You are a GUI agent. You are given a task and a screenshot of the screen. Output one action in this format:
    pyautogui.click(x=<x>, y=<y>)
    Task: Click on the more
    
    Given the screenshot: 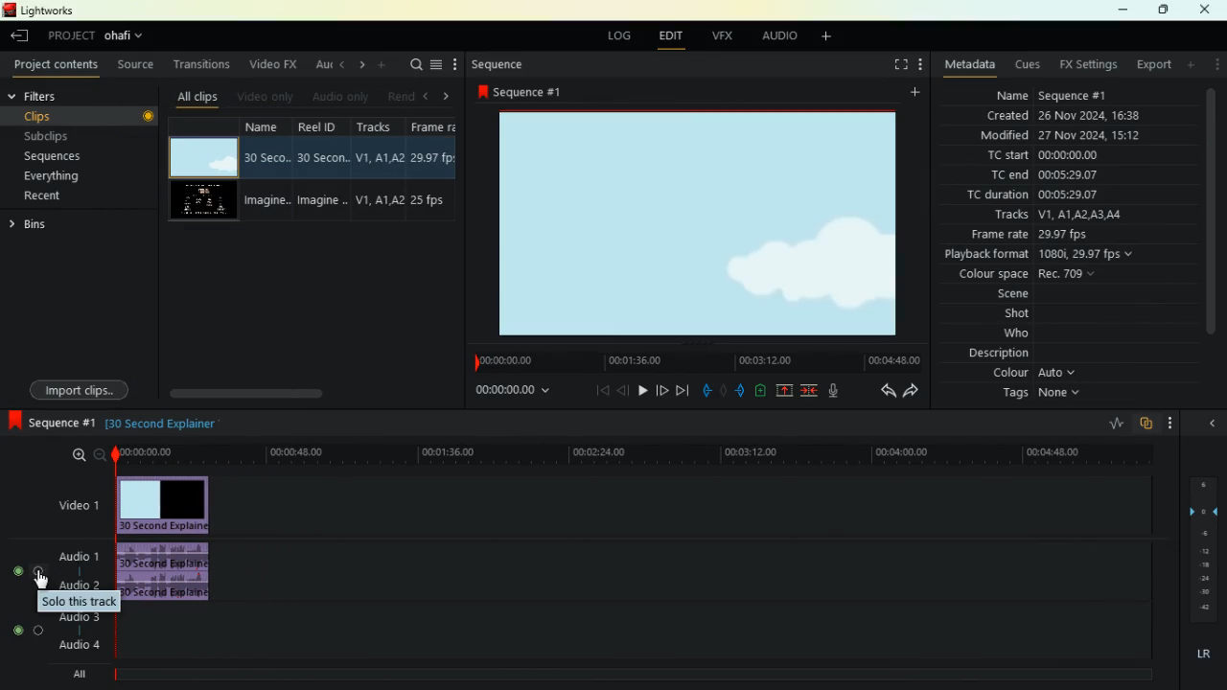 What is the action you would take?
    pyautogui.click(x=452, y=61)
    